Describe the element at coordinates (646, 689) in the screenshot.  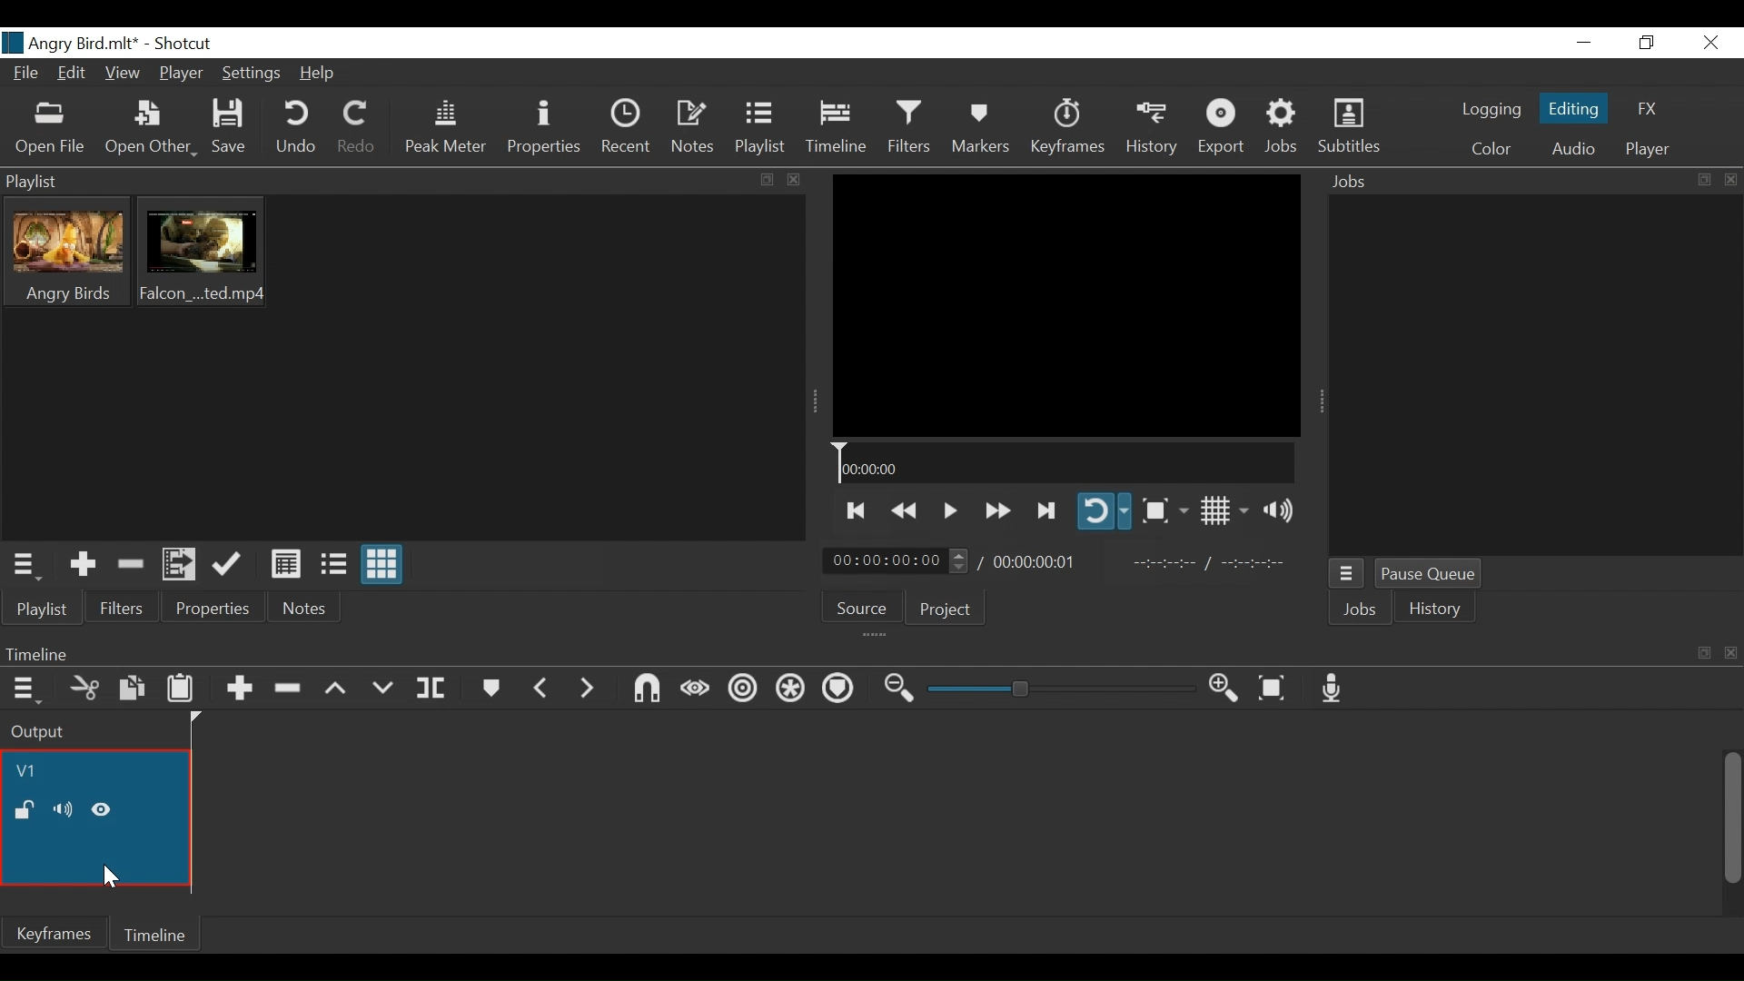
I see `Snap` at that location.